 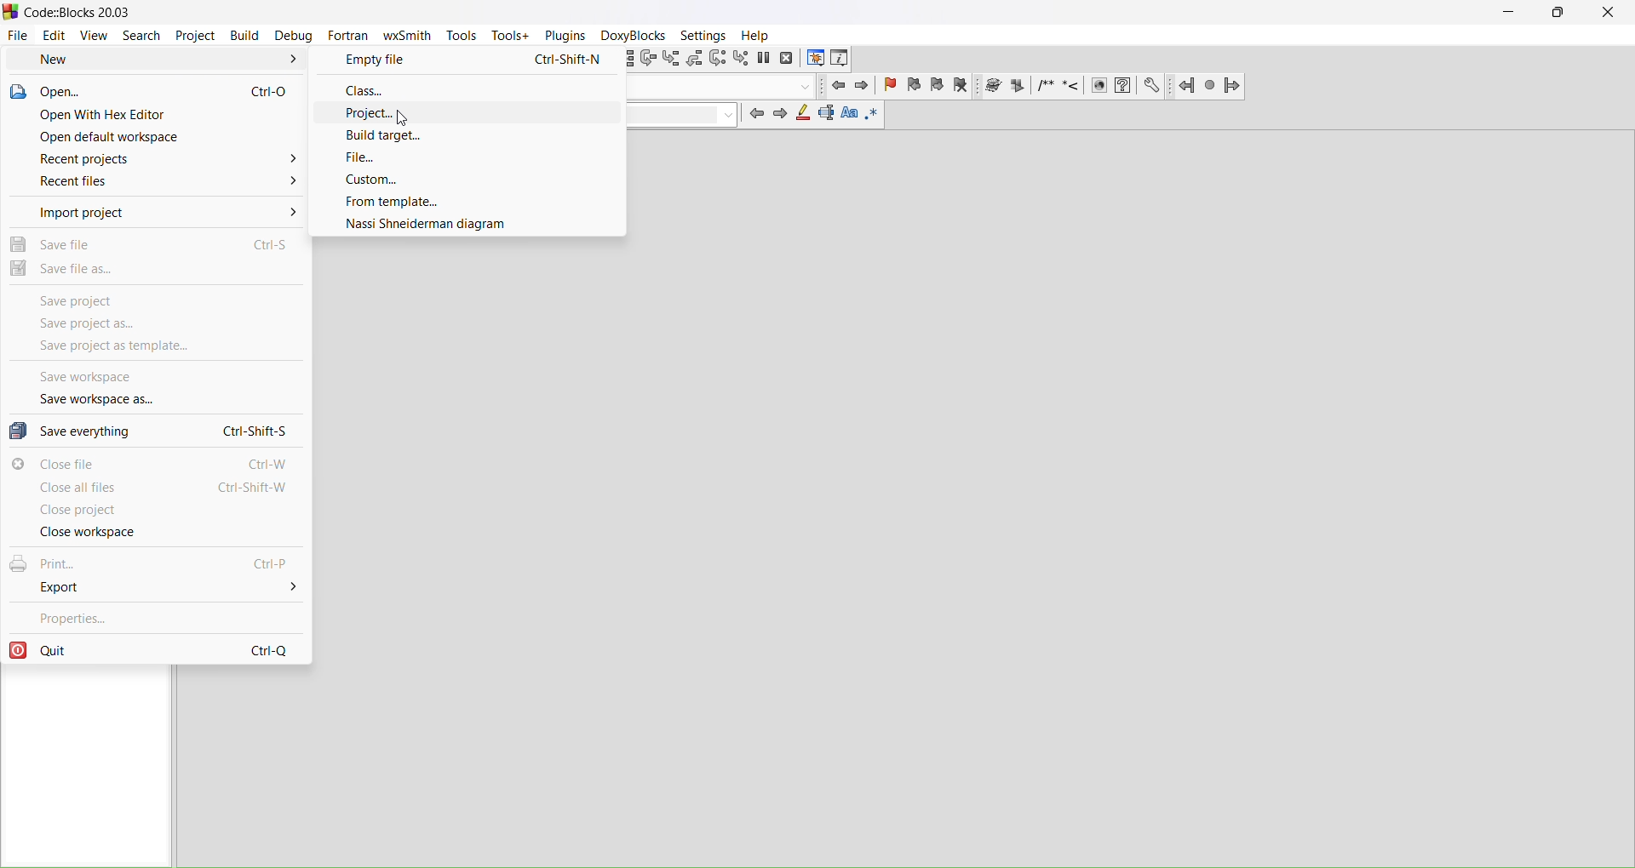 I want to click on tools, so click(x=461, y=36).